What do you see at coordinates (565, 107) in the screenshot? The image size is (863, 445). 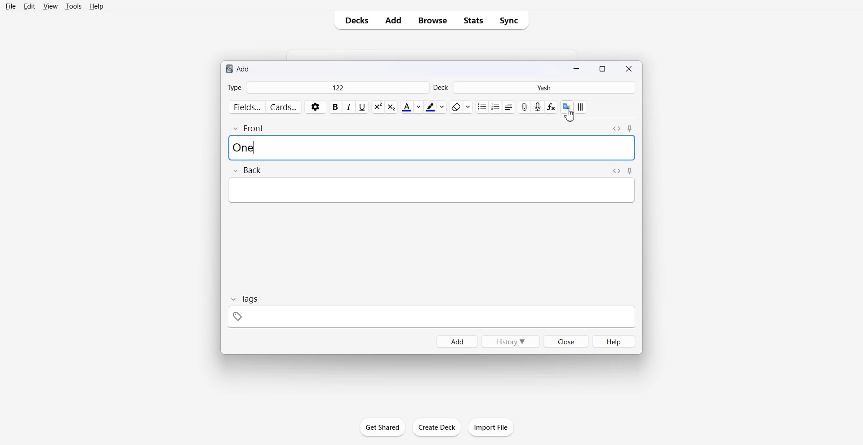 I see `Translate google` at bounding box center [565, 107].